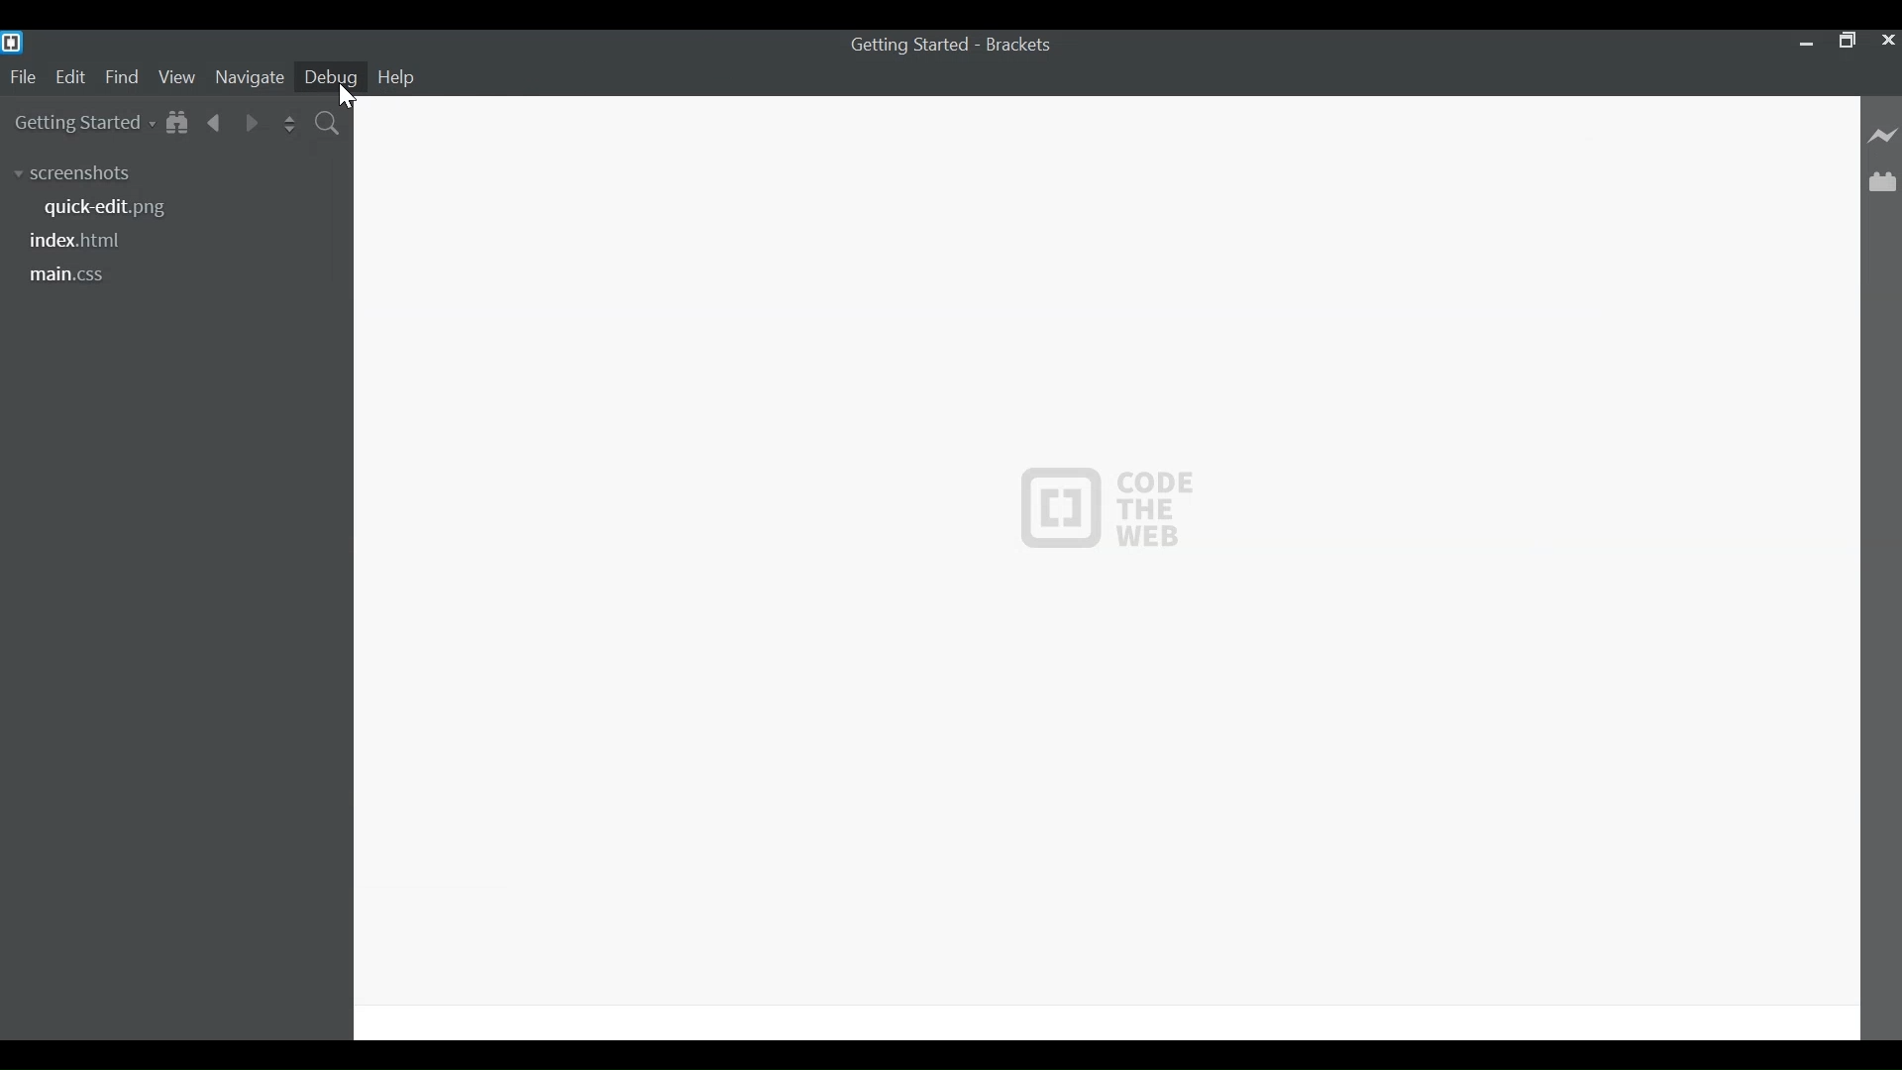 The image size is (1902, 1070). Describe the element at coordinates (80, 173) in the screenshot. I see `screenshots ` at that location.